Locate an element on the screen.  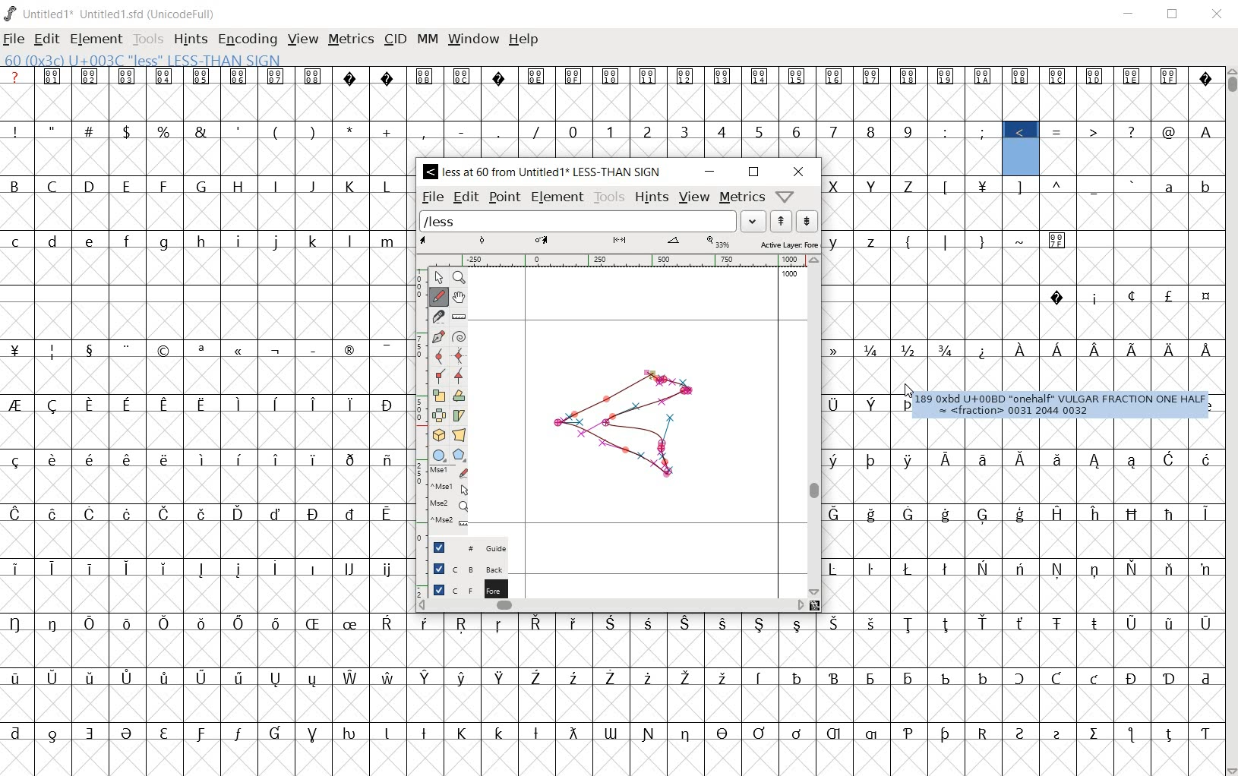
scrollbar is located at coordinates (611, 607).